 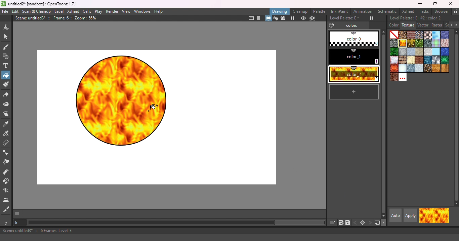 What do you see at coordinates (445, 69) in the screenshot?
I see `woodplanks.bmp` at bounding box center [445, 69].